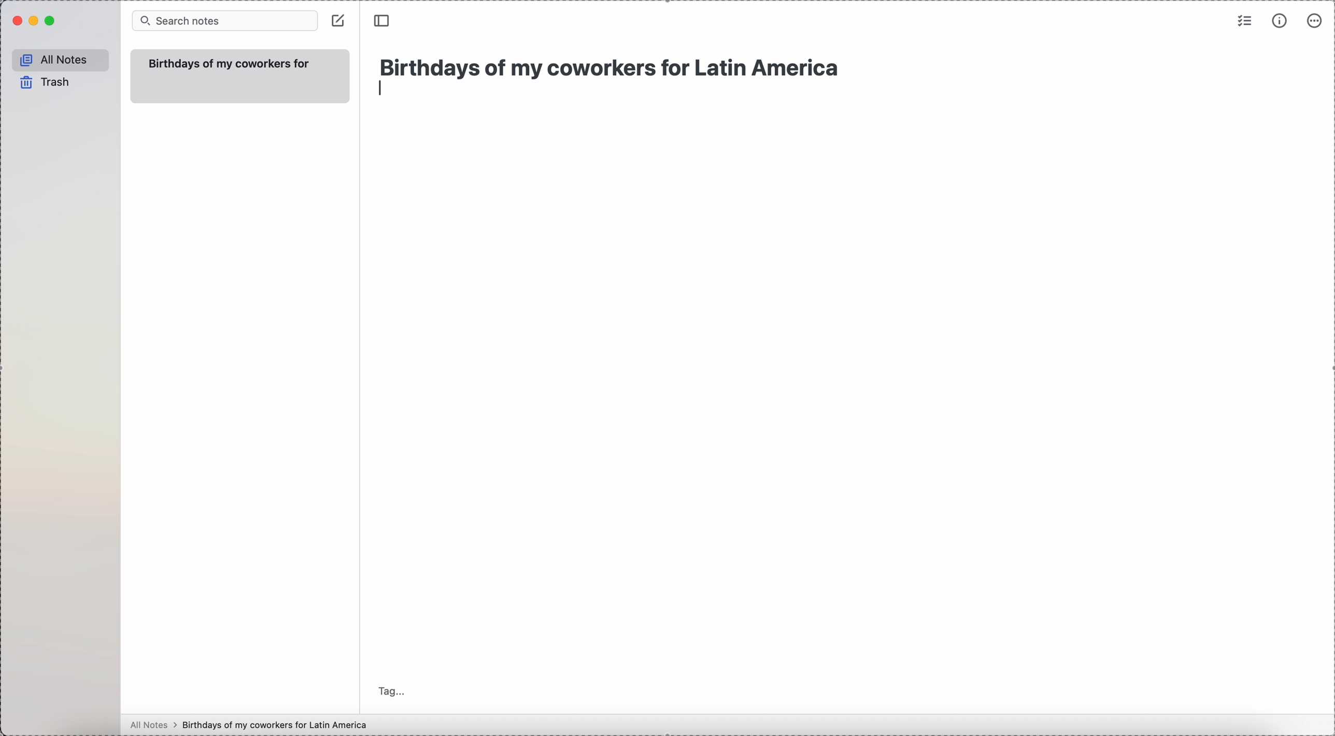 This screenshot has height=736, width=1335. What do you see at coordinates (46, 82) in the screenshot?
I see `trash` at bounding box center [46, 82].